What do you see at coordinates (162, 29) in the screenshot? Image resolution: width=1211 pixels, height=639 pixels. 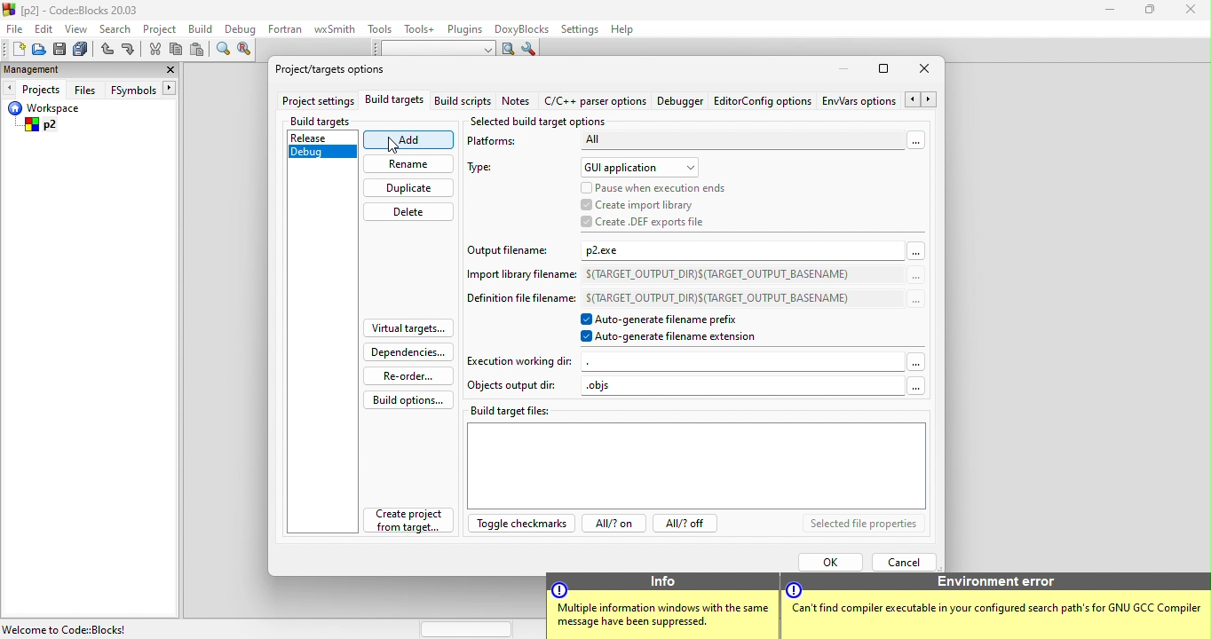 I see `project` at bounding box center [162, 29].